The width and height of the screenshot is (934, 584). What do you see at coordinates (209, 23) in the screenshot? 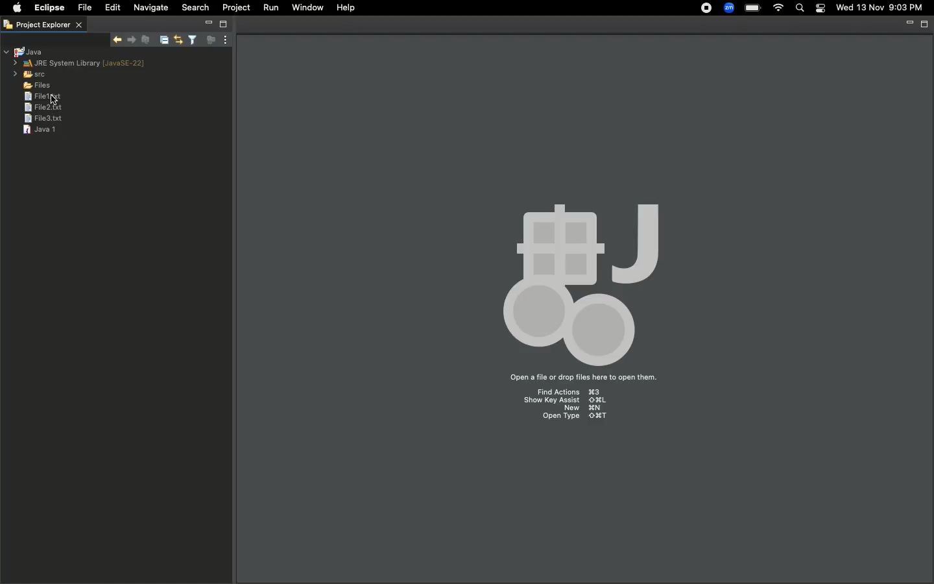
I see `Minimize` at bounding box center [209, 23].